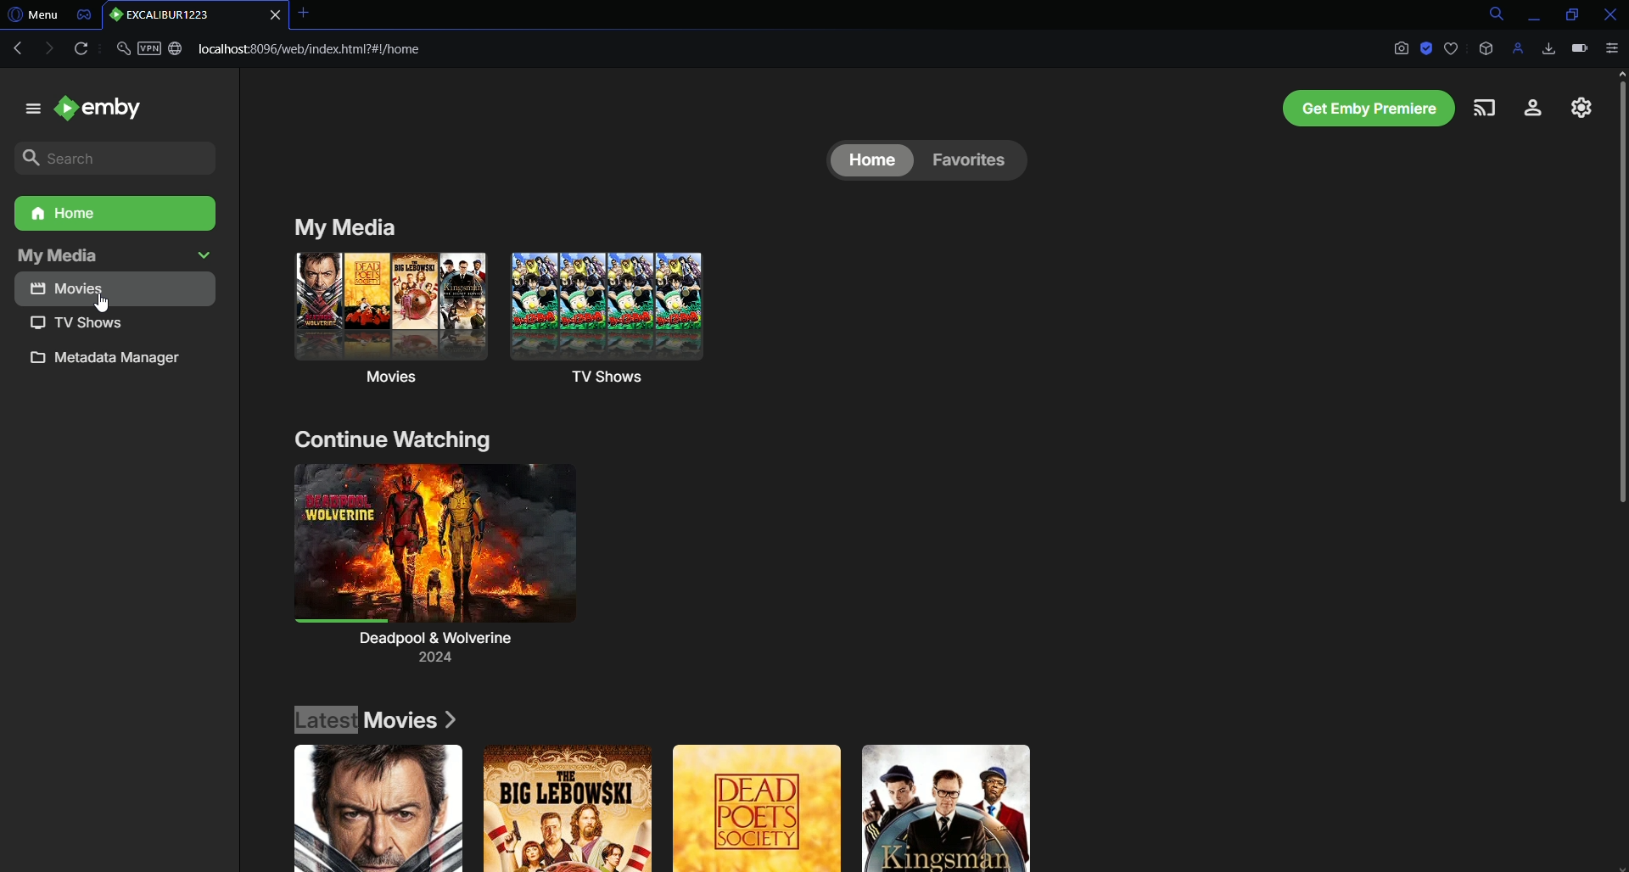  I want to click on Screenshot, so click(1399, 50).